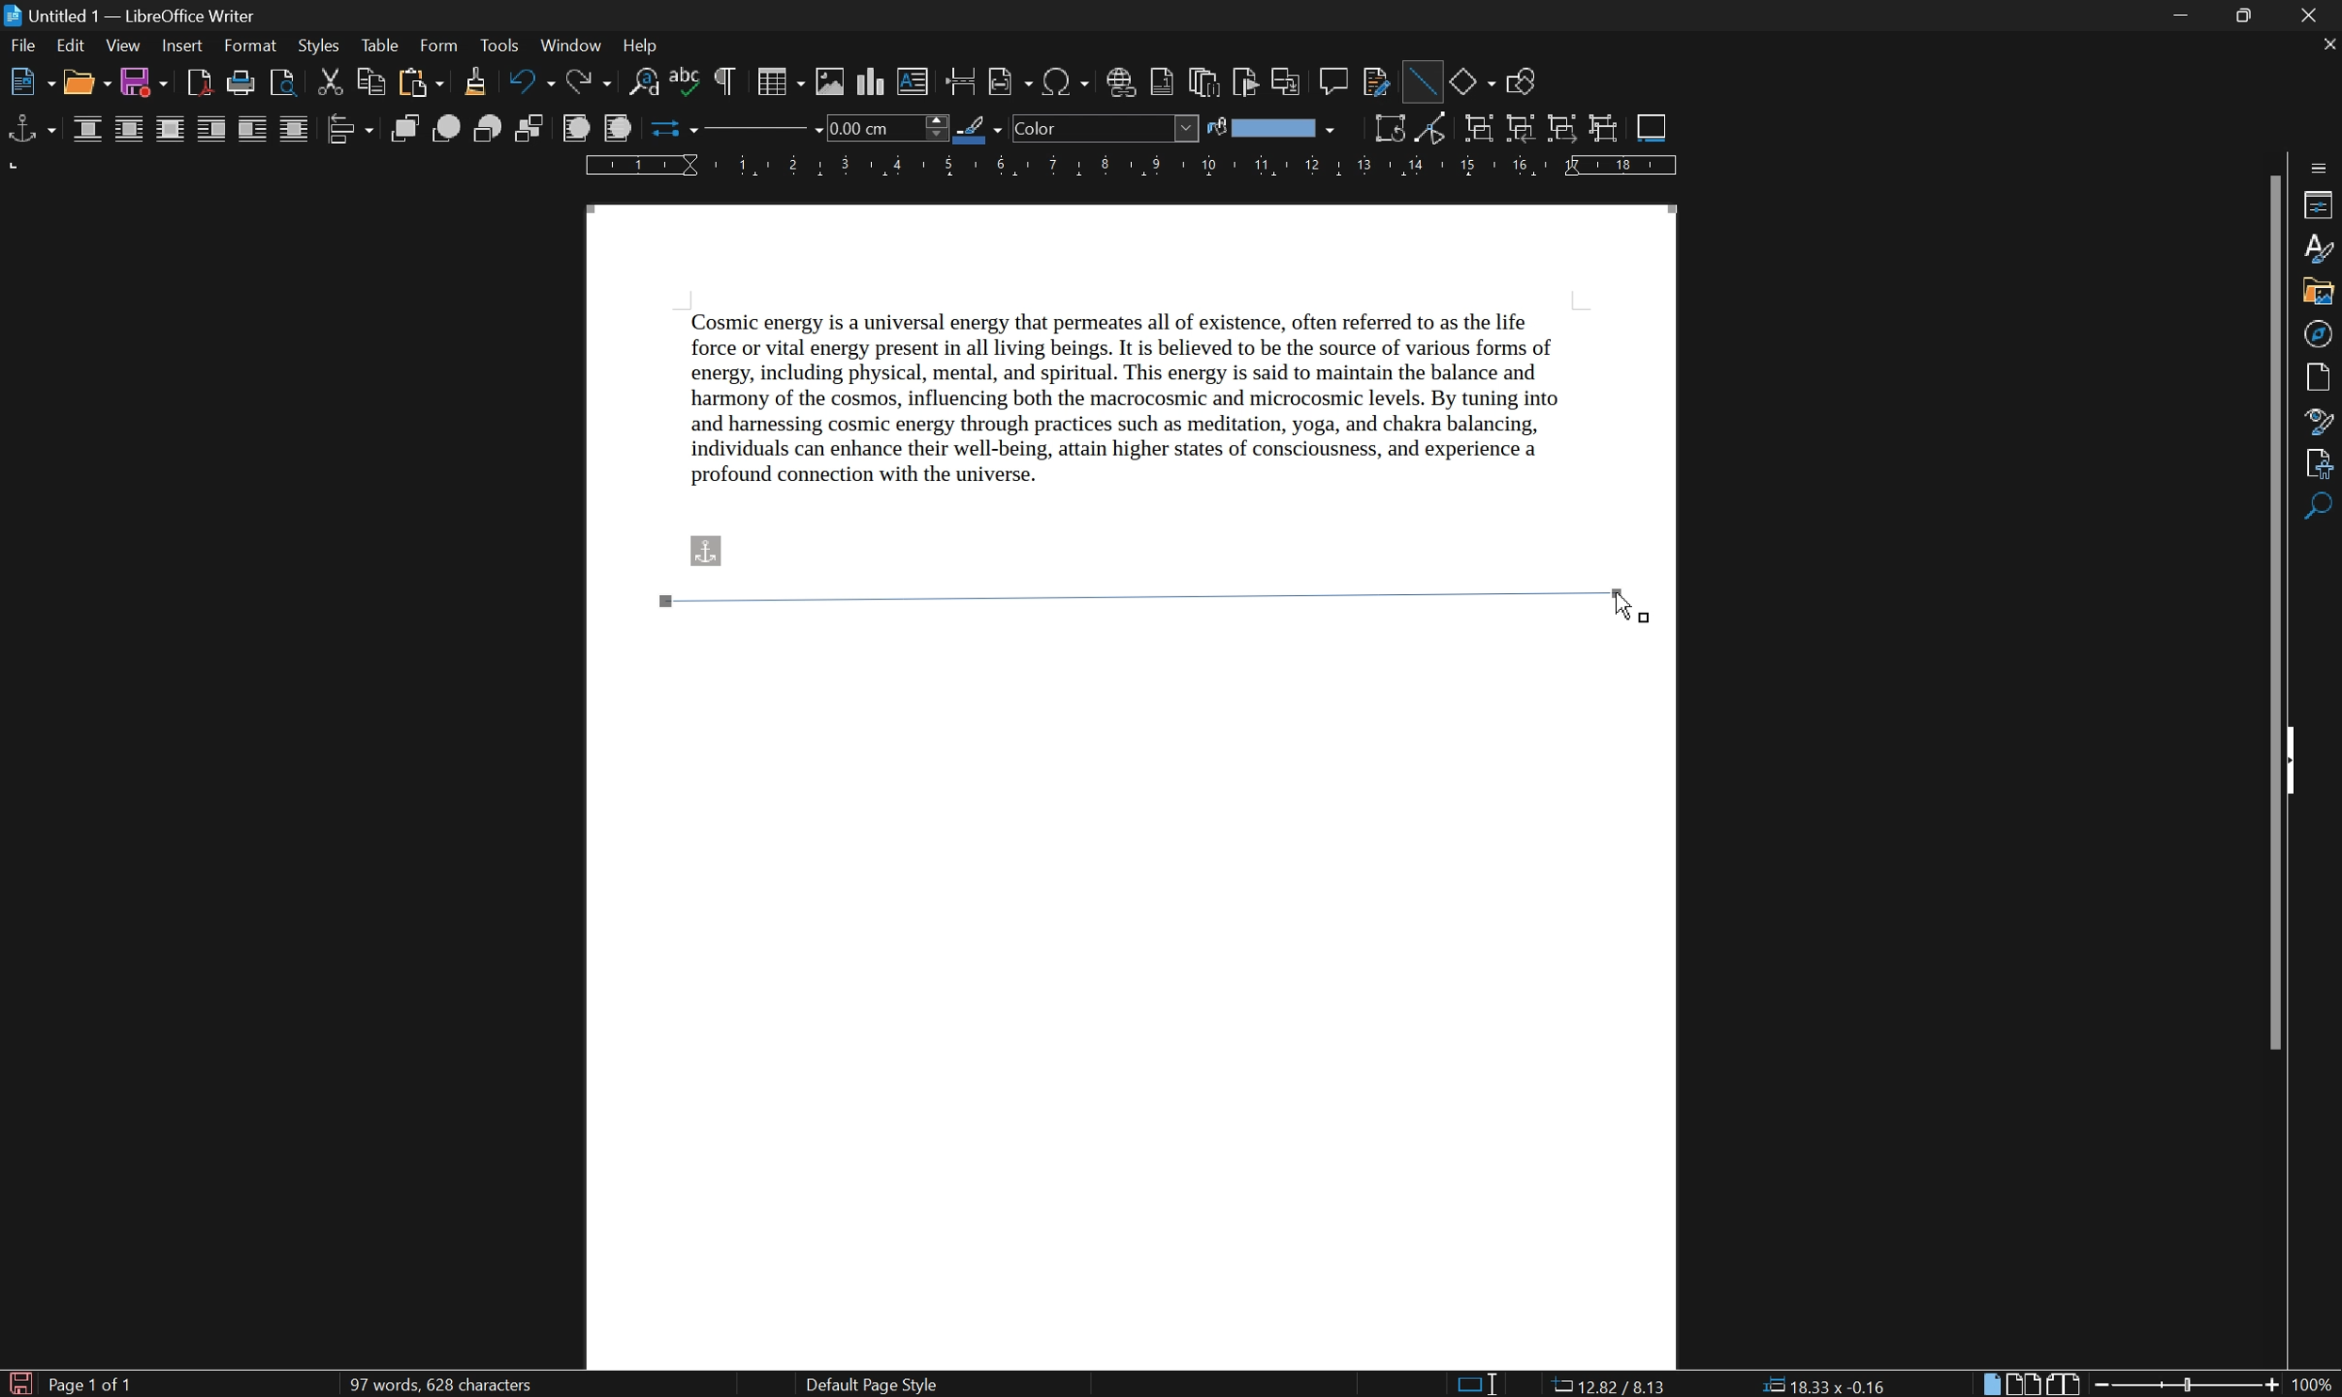 The width and height of the screenshot is (2342, 1397). What do you see at coordinates (1067, 82) in the screenshot?
I see `insert special characters` at bounding box center [1067, 82].